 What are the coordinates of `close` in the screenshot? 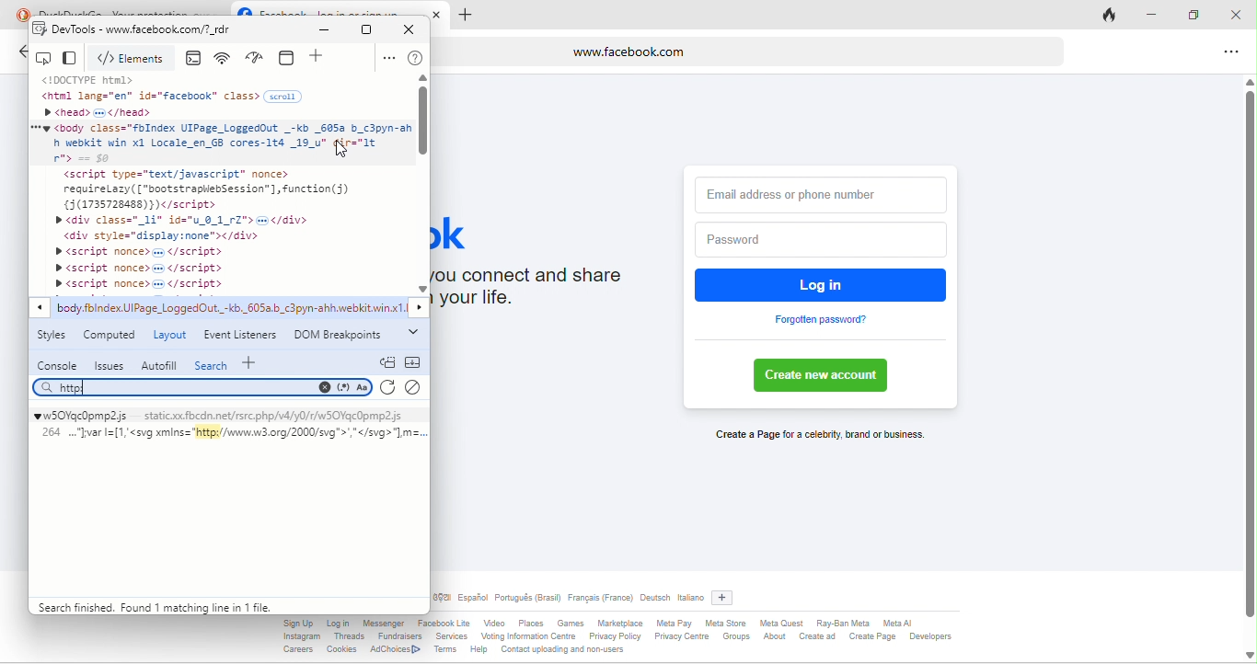 It's located at (1239, 13).